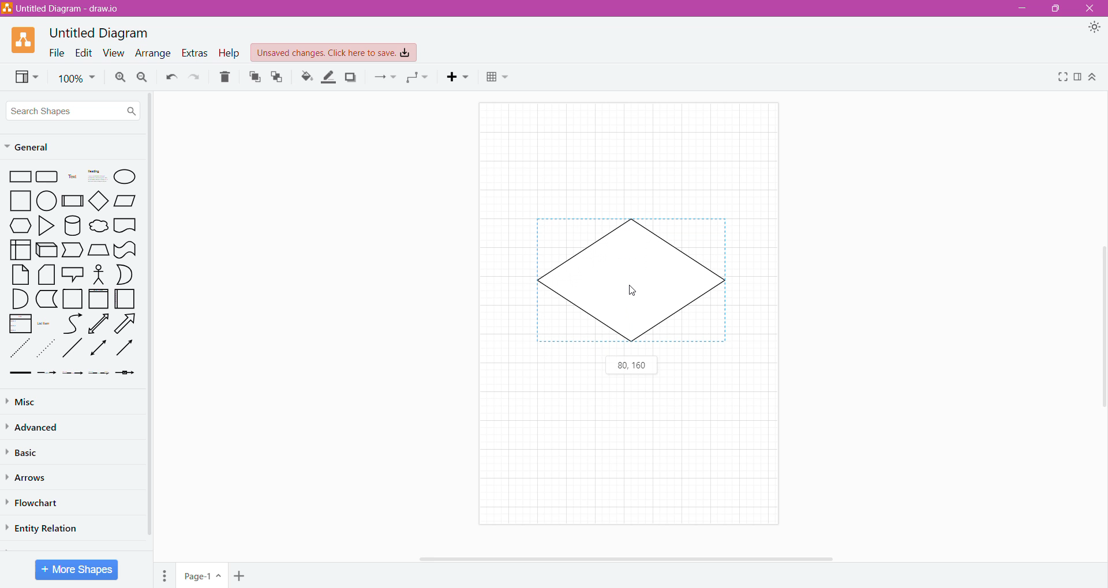 This screenshot has height=588, width=1108. I want to click on Circle, so click(48, 201).